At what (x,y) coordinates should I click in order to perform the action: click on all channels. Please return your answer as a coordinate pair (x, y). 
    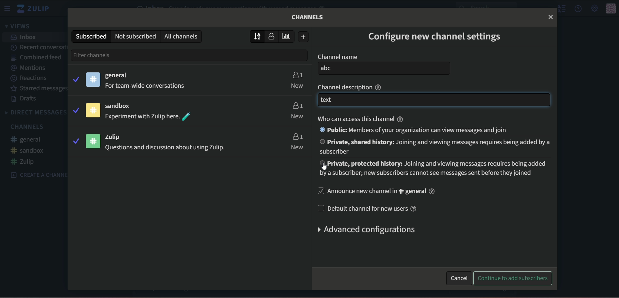
    Looking at the image, I should click on (183, 36).